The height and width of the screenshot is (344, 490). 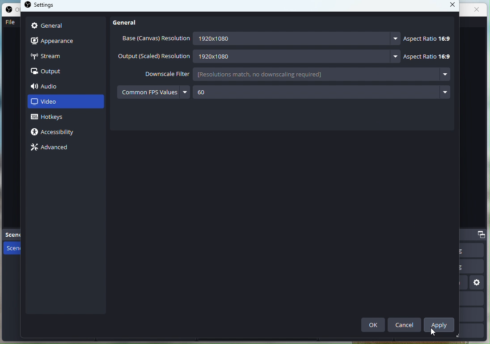 I want to click on Video, so click(x=65, y=103).